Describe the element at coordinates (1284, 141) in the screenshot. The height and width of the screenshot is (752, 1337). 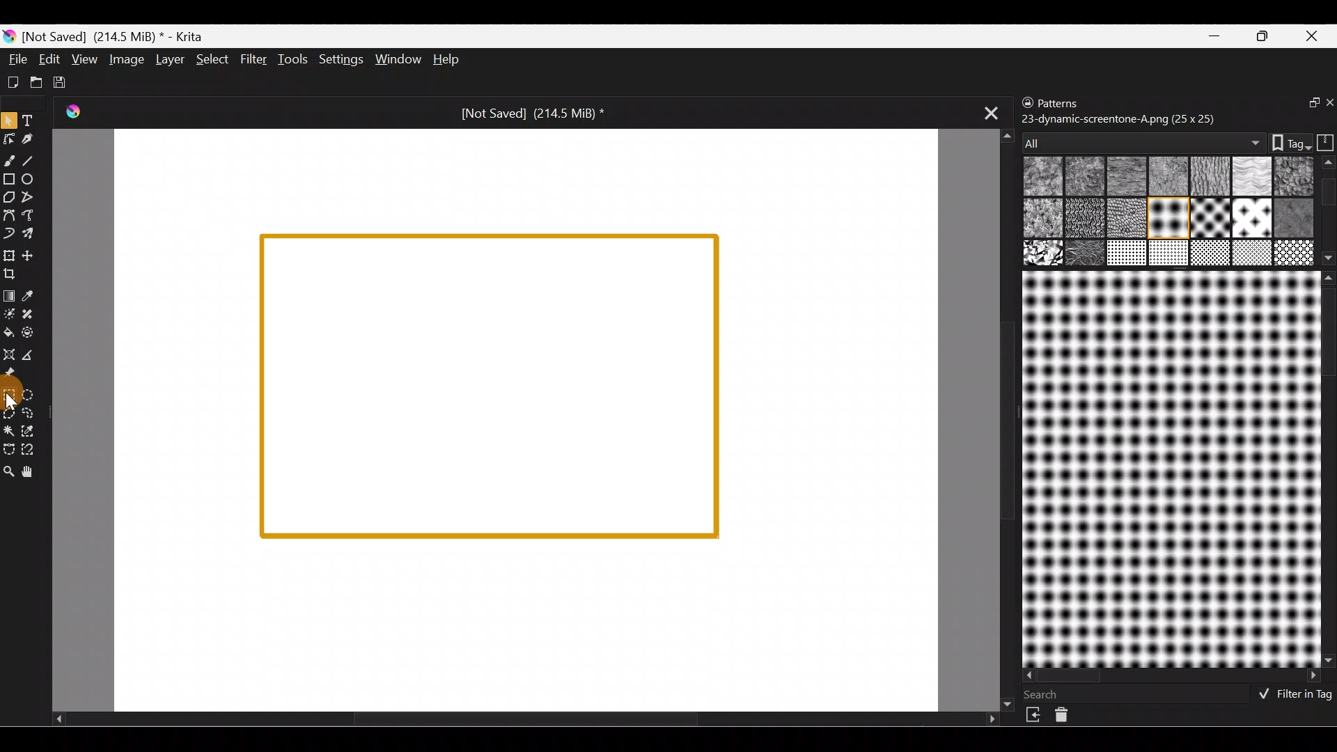
I see `Tags` at that location.